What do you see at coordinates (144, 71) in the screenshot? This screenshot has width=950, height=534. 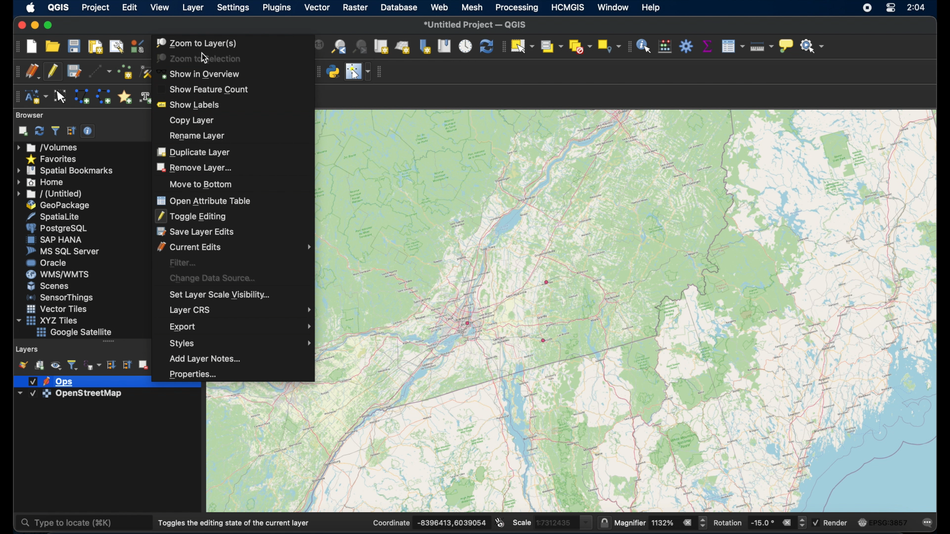 I see `vertex tool` at bounding box center [144, 71].